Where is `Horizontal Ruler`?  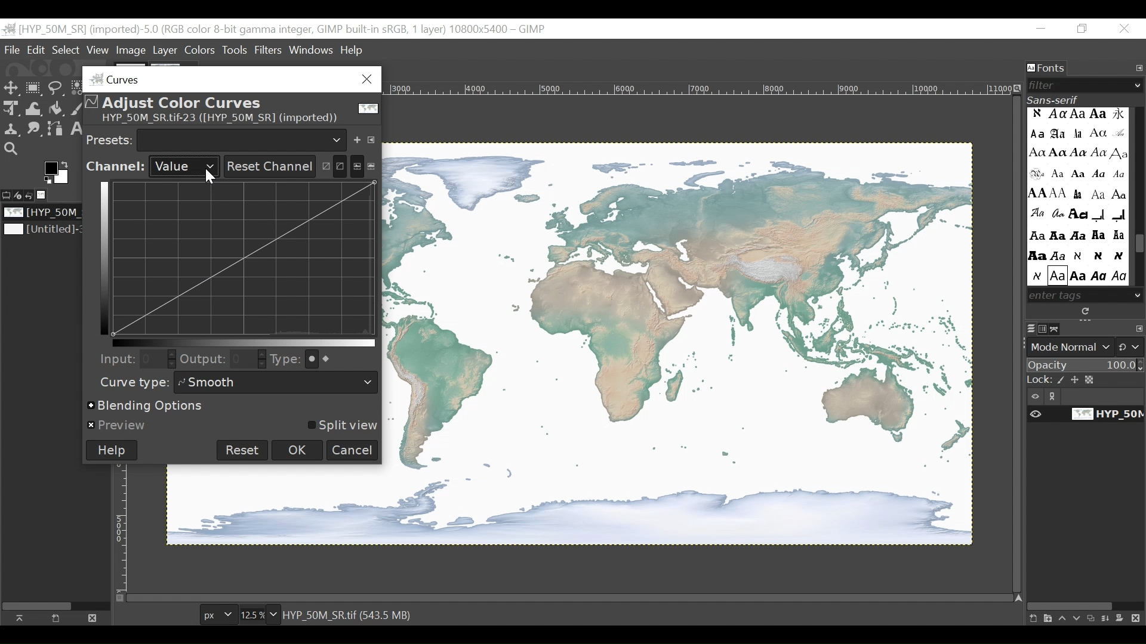 Horizontal Ruler is located at coordinates (700, 88).